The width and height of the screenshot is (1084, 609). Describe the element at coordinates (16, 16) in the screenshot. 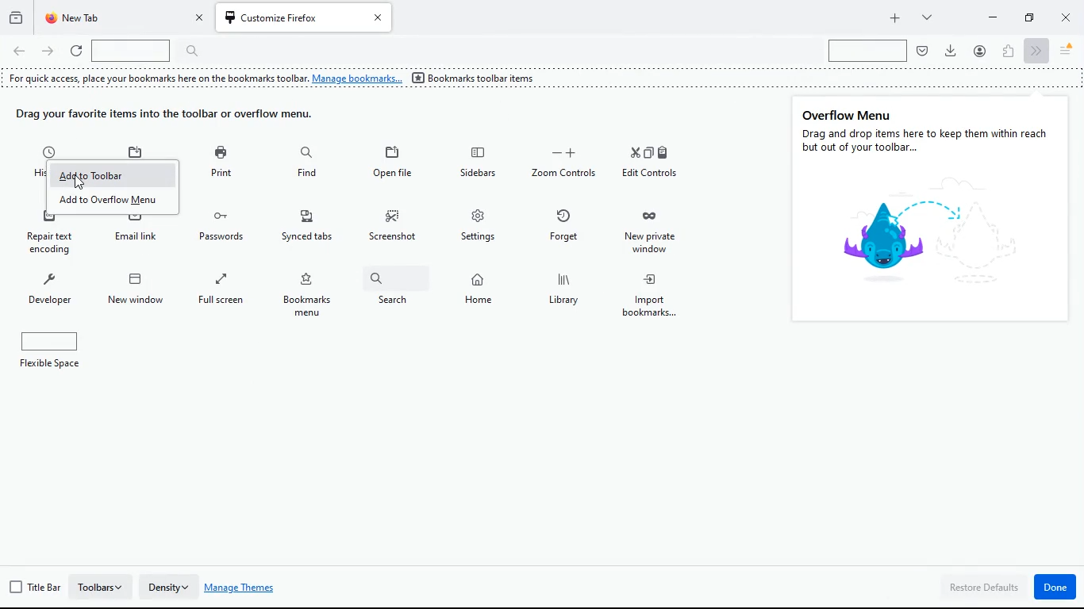

I see `history` at that location.